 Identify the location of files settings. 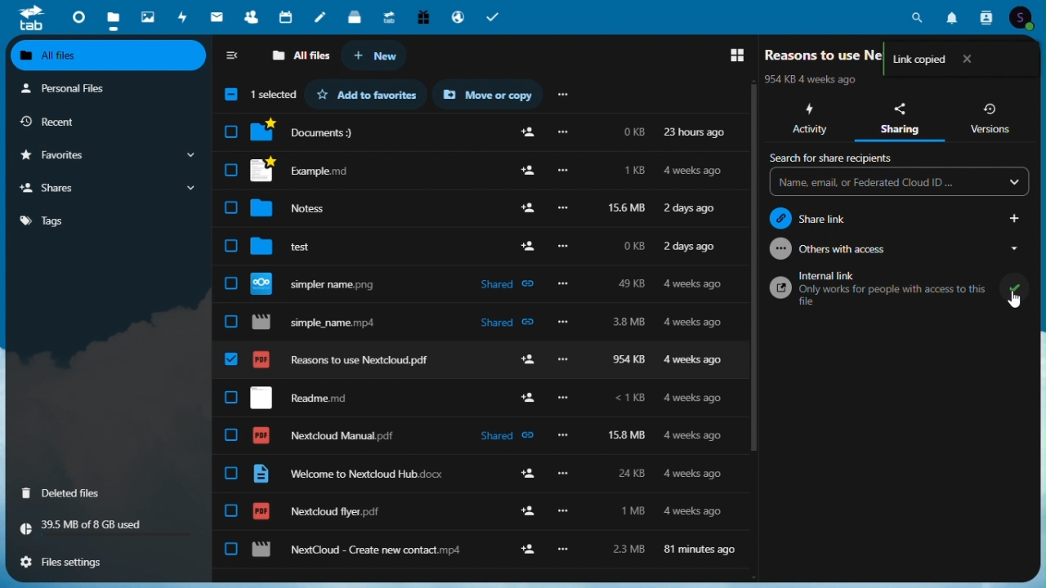
(109, 561).